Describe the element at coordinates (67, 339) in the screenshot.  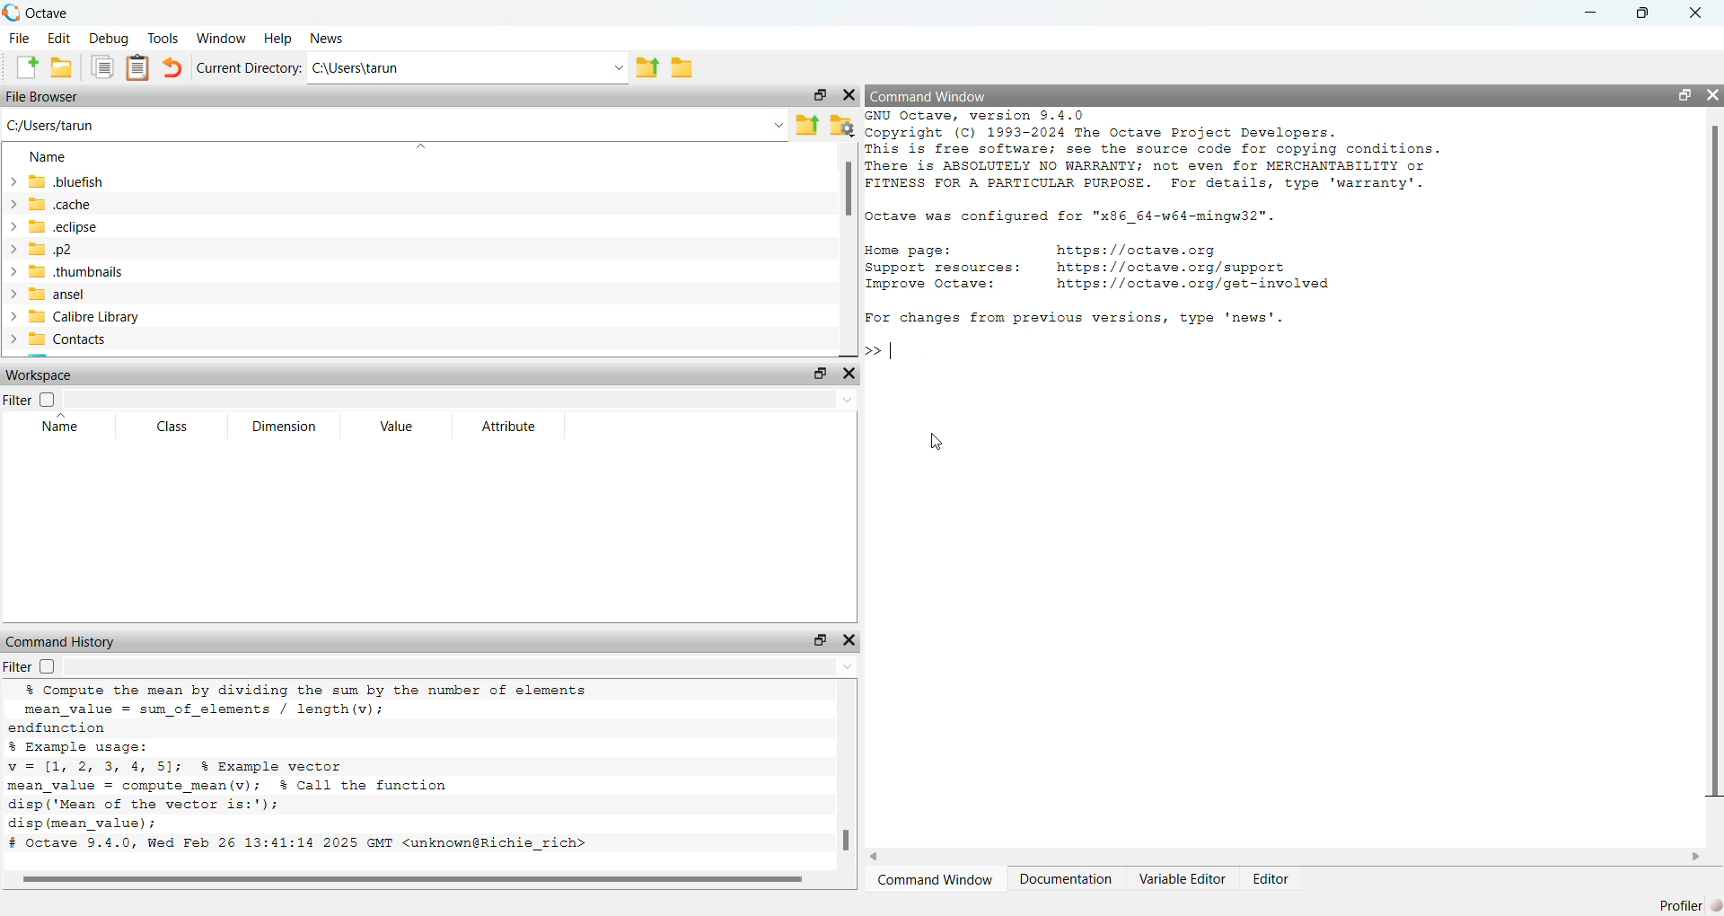
I see `Contacts` at that location.